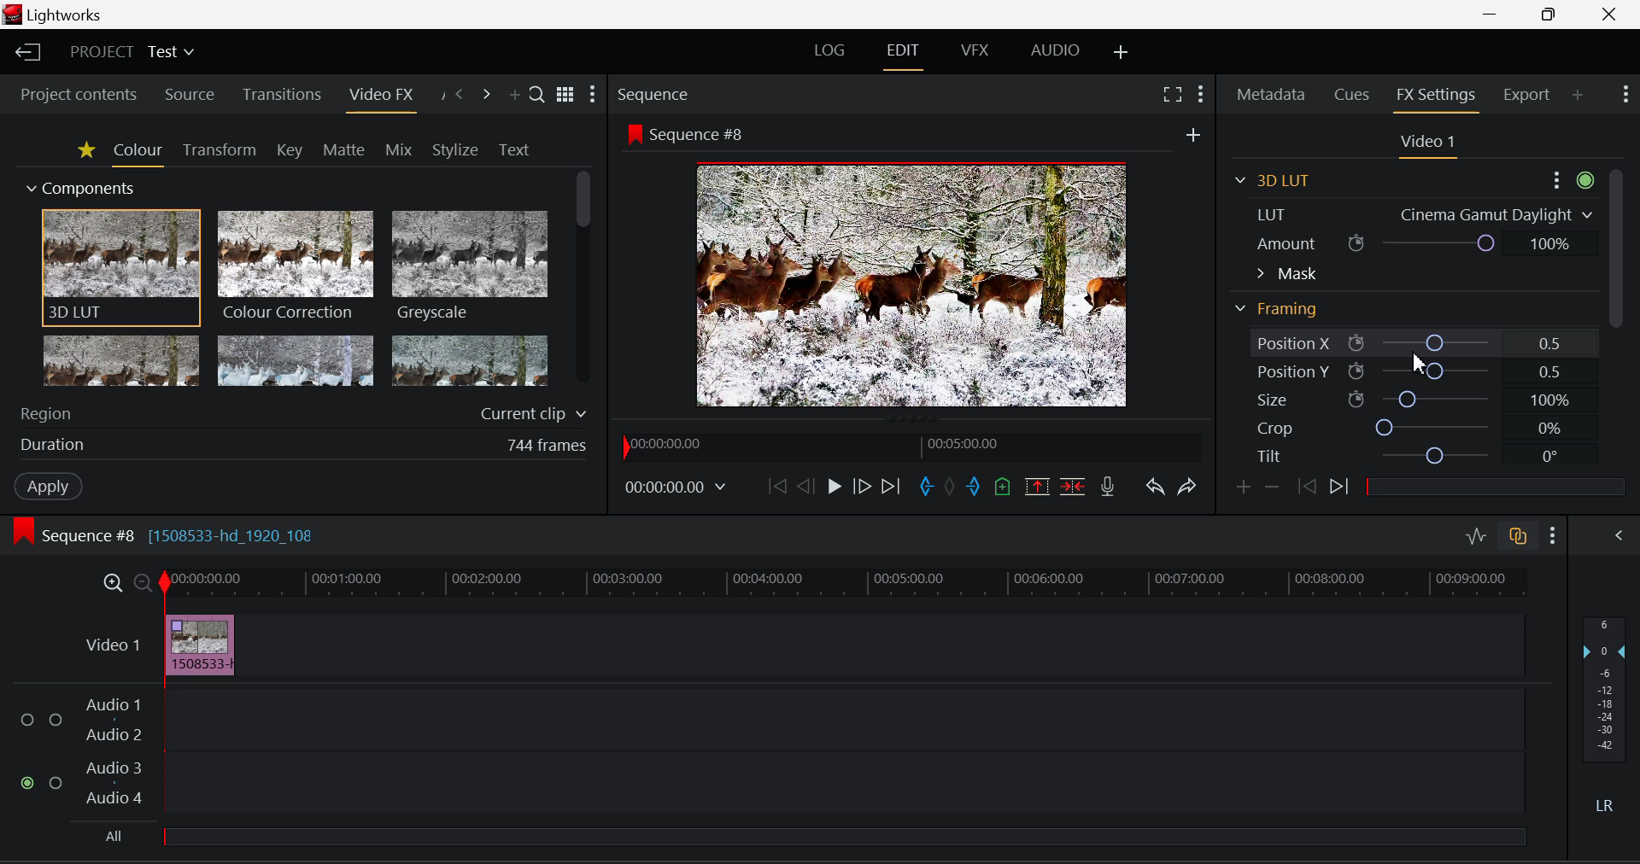  Describe the element at coordinates (1551, 15) in the screenshot. I see `Minimize` at that location.